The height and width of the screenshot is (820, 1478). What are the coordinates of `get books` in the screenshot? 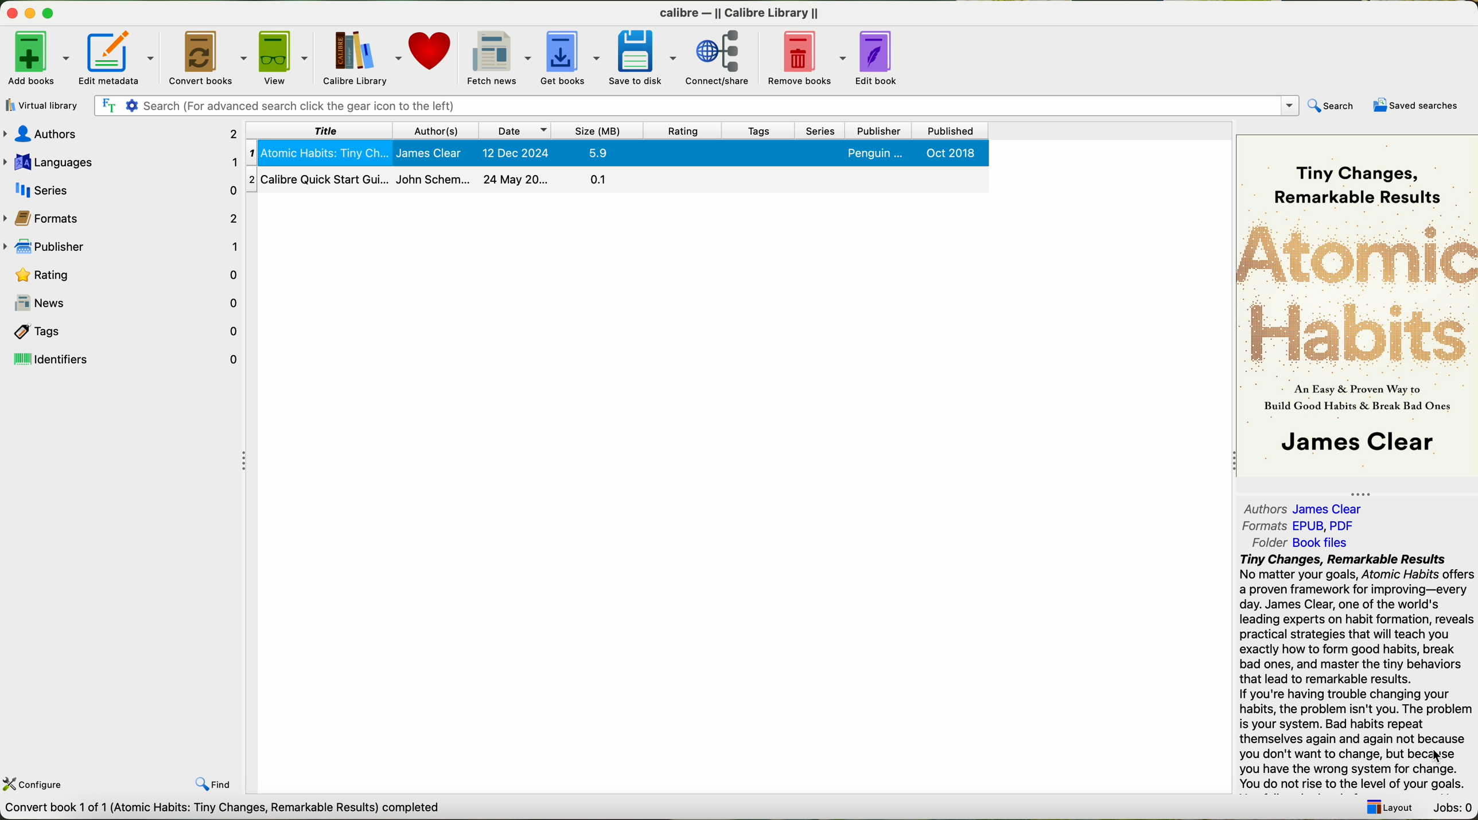 It's located at (571, 59).